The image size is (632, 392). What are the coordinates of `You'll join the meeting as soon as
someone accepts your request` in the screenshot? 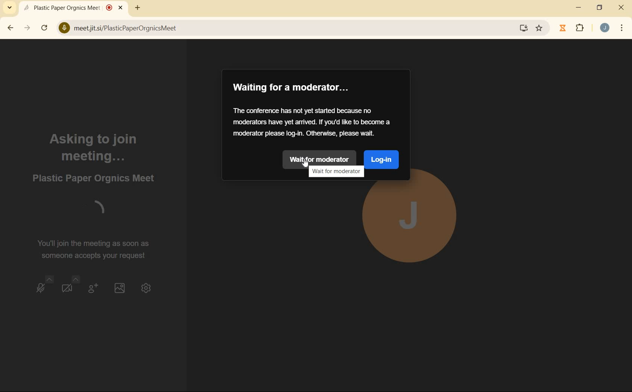 It's located at (97, 249).